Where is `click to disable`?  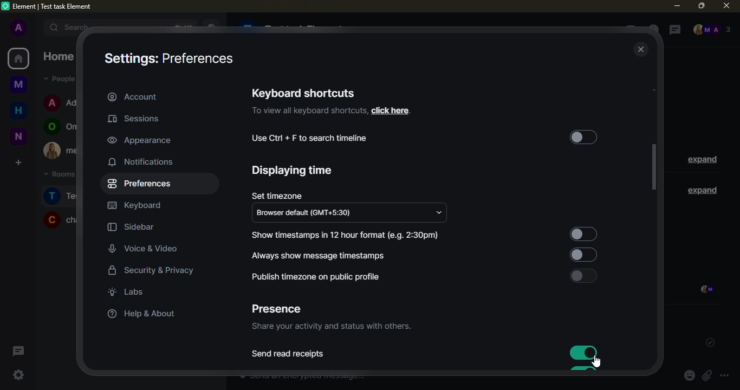
click to disable is located at coordinates (582, 353).